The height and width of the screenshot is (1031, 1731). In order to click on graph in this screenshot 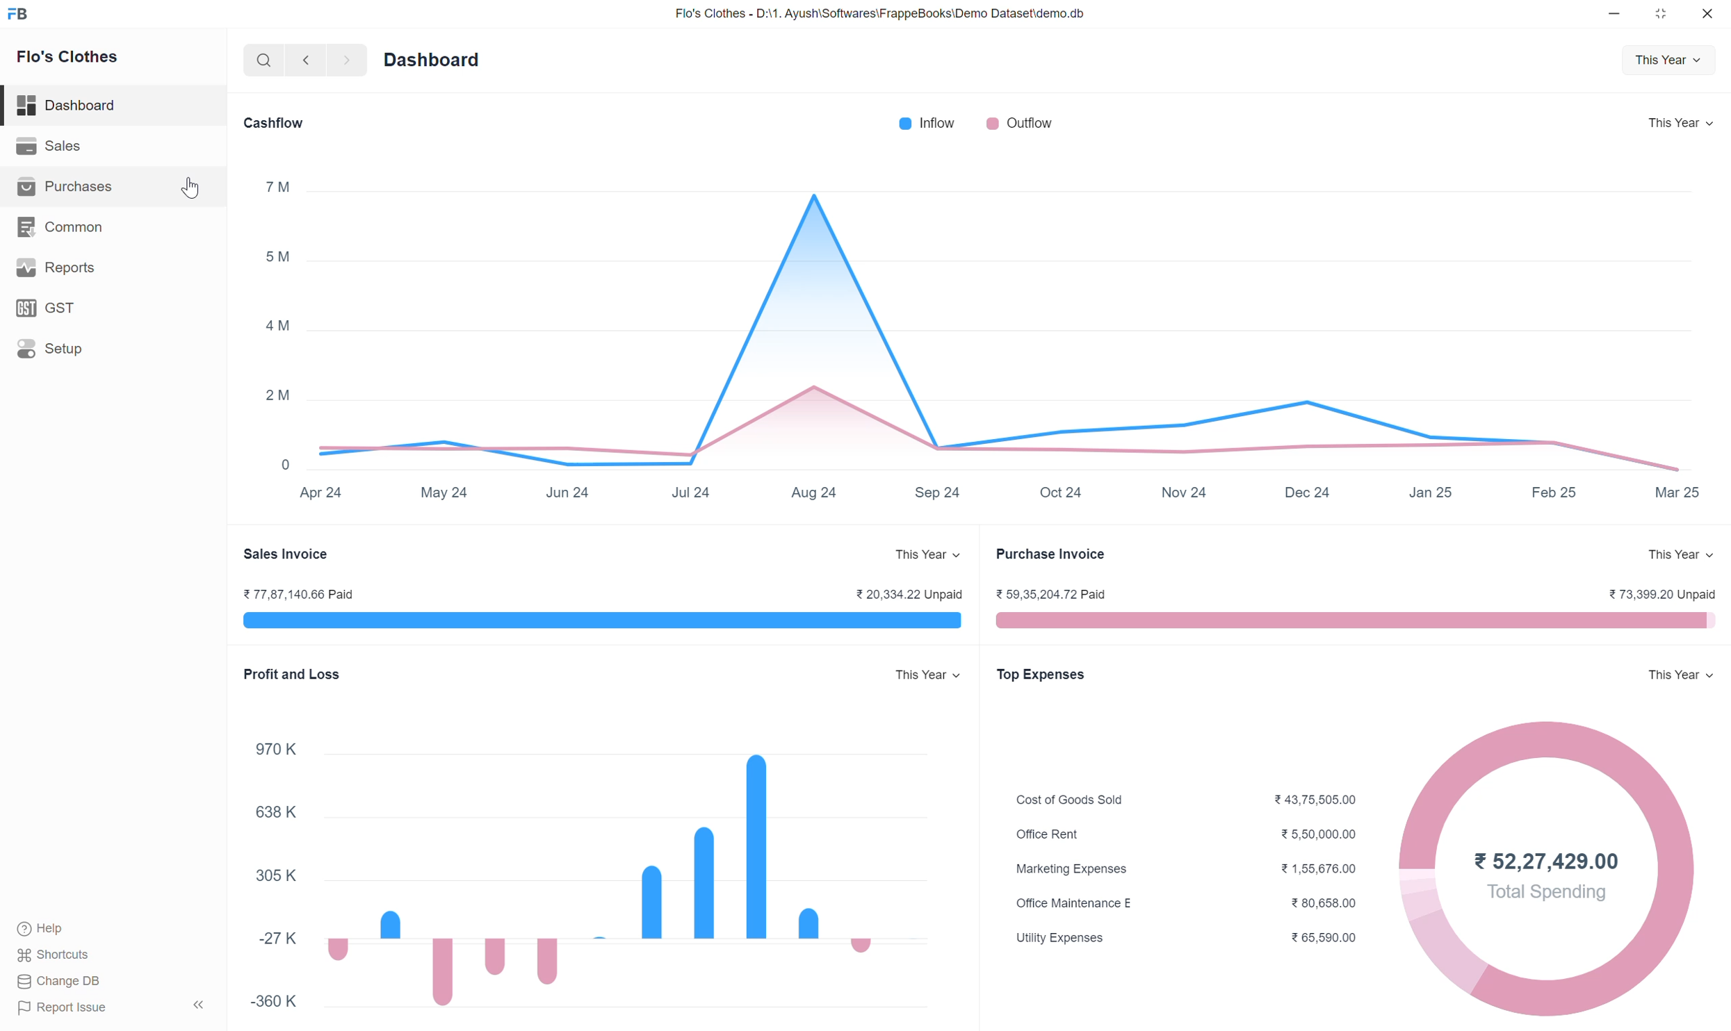, I will do `click(612, 871)`.